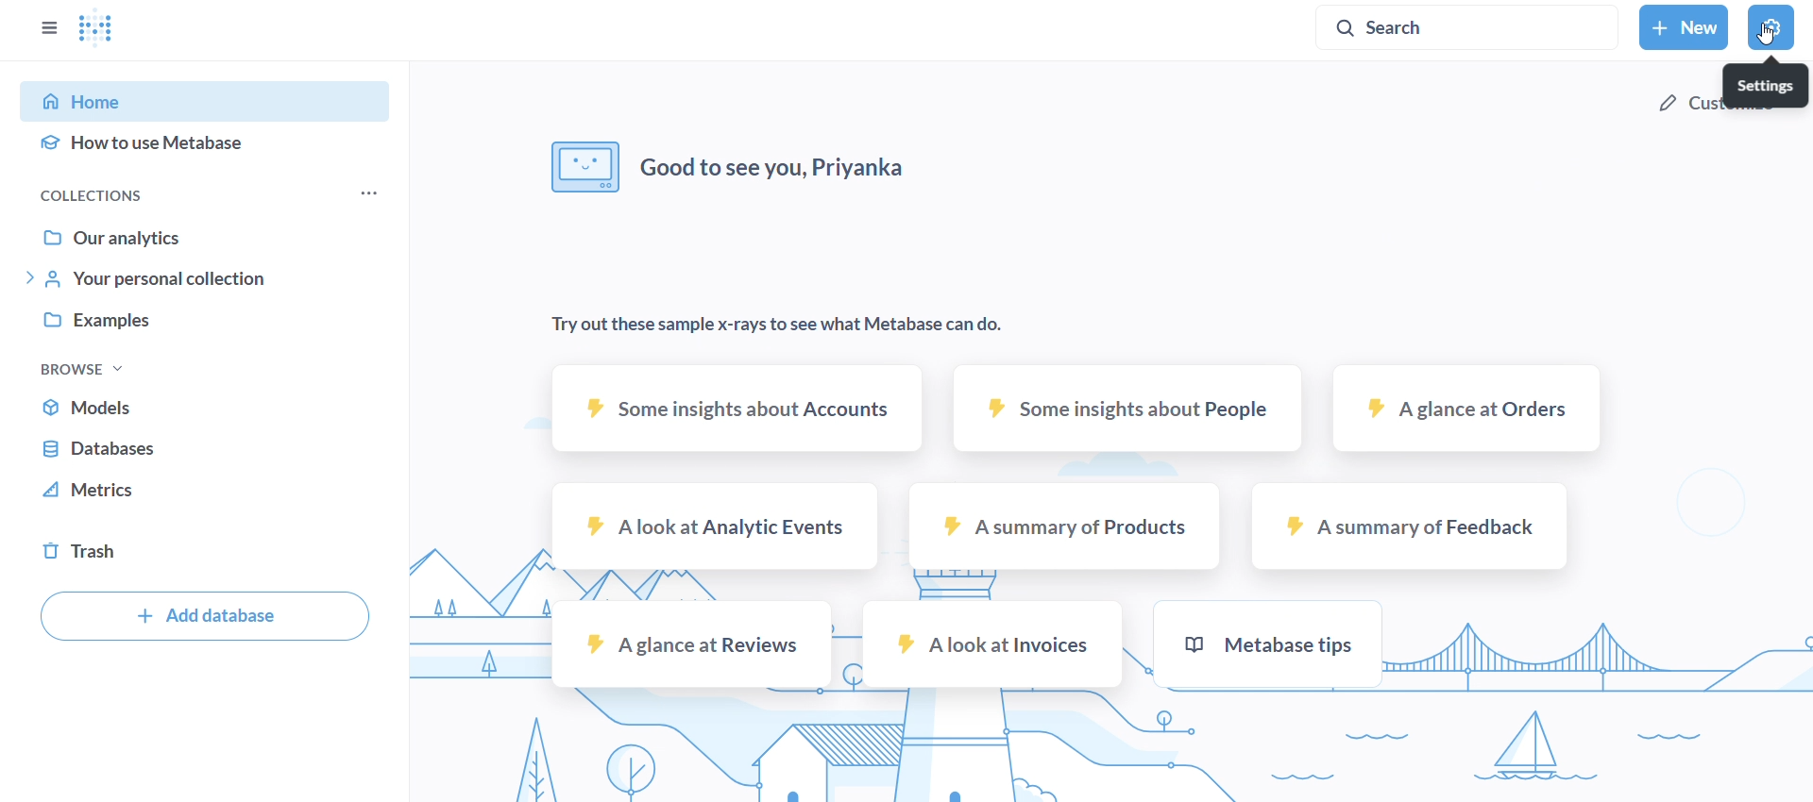  What do you see at coordinates (1767, 84) in the screenshot?
I see `settings` at bounding box center [1767, 84].